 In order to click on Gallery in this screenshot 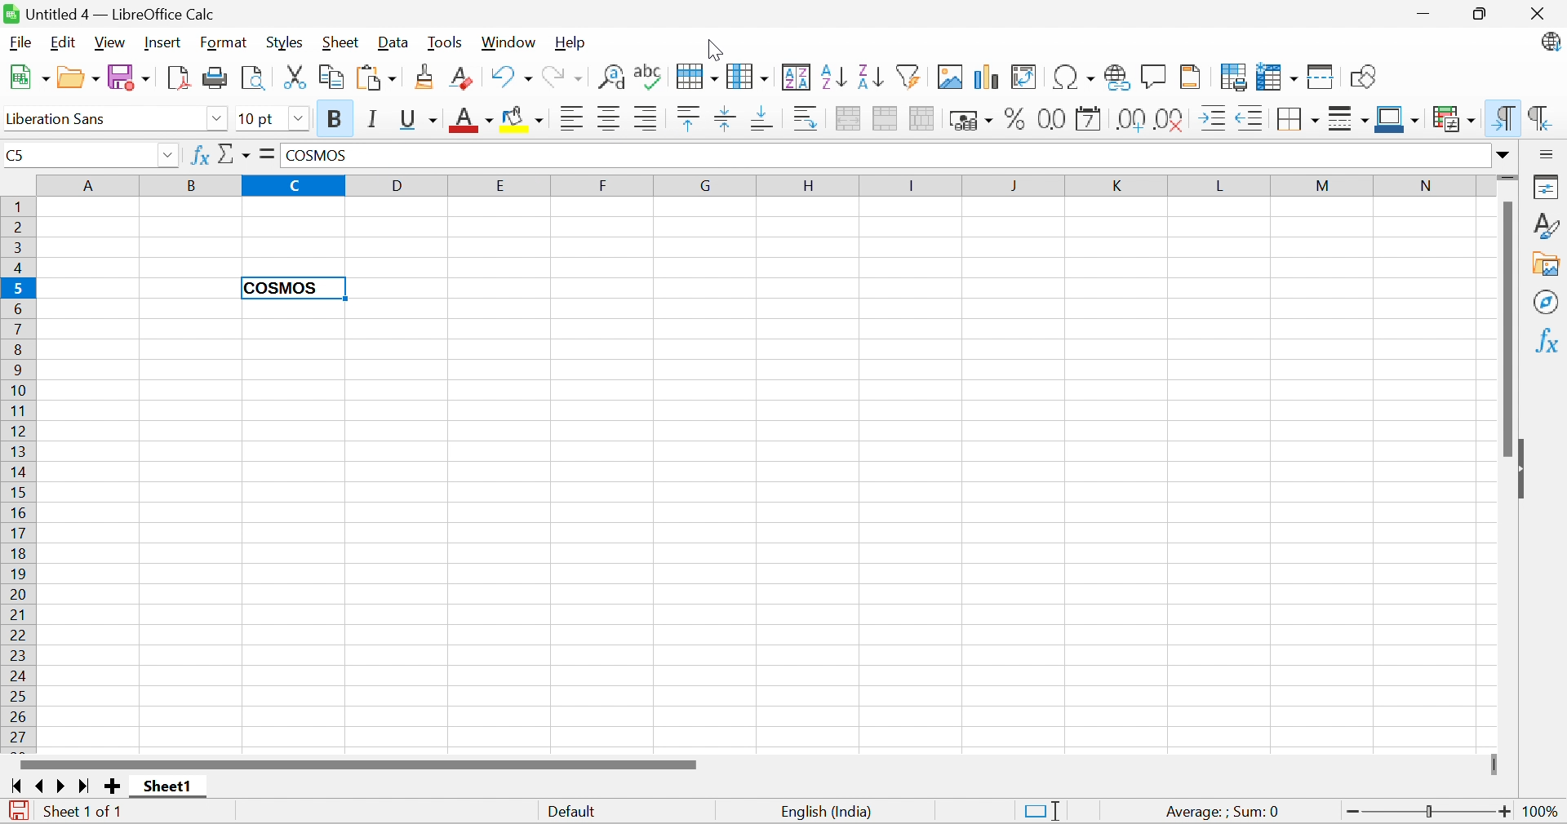, I will do `click(1548, 265)`.